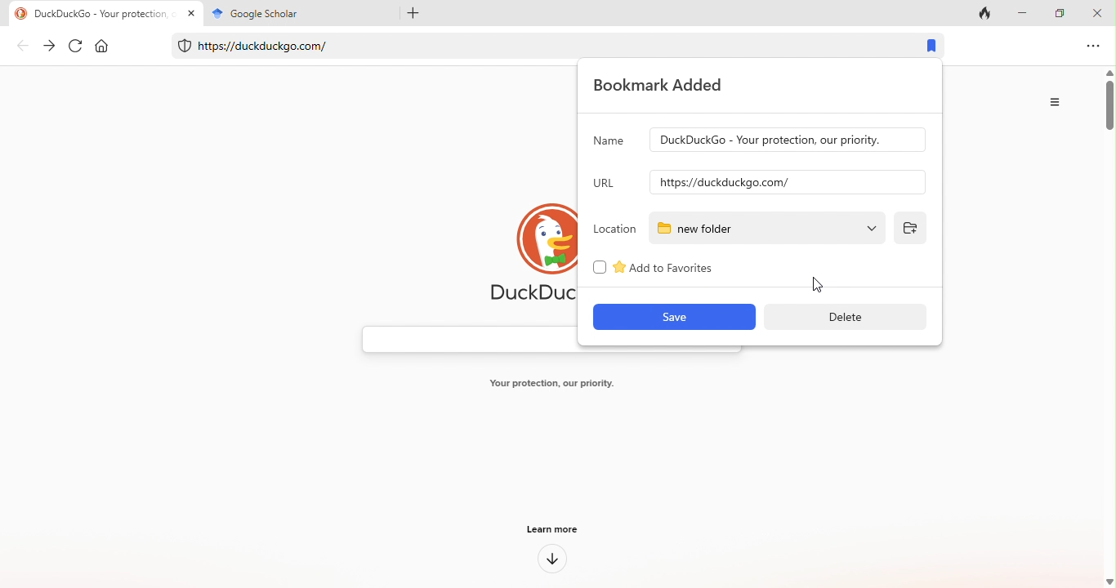 The width and height of the screenshot is (1116, 588). Describe the element at coordinates (552, 560) in the screenshot. I see `down arrow` at that location.